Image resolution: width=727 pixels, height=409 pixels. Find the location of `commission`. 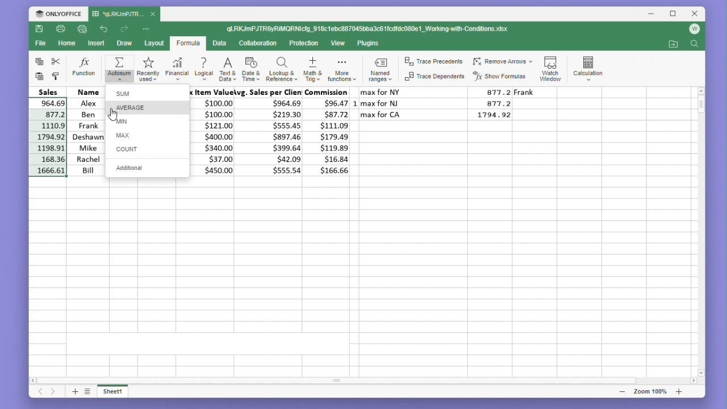

commission is located at coordinates (329, 131).